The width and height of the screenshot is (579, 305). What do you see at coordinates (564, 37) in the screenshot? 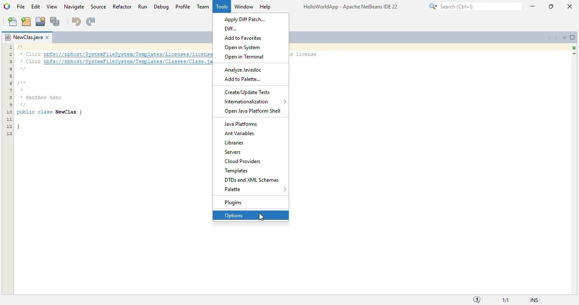
I see `show opened documents list` at bounding box center [564, 37].